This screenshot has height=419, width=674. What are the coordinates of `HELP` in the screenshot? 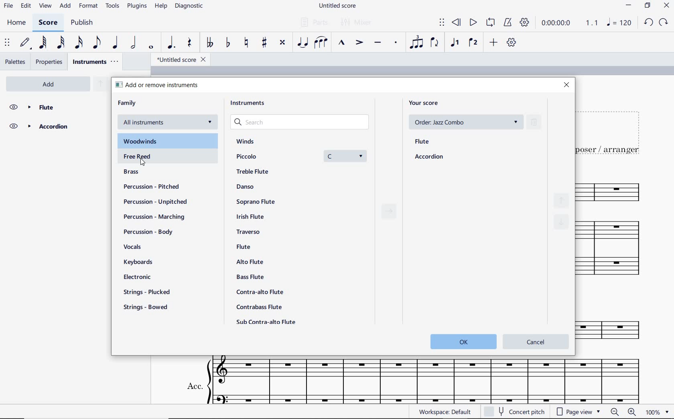 It's located at (161, 6).